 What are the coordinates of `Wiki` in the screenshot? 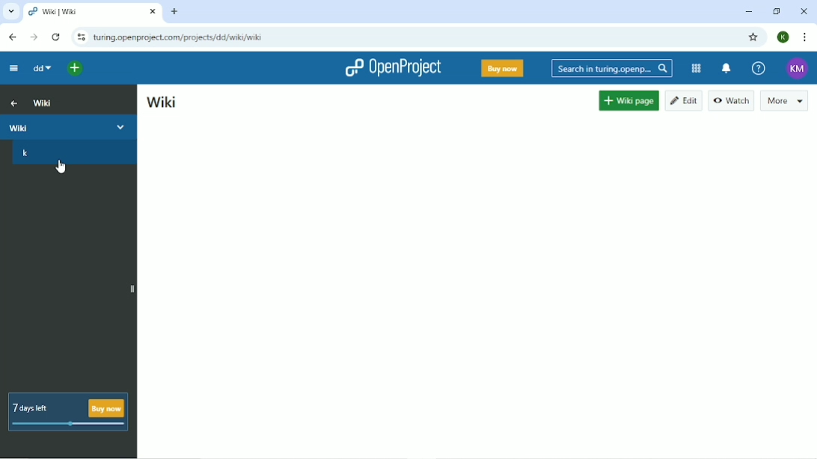 It's located at (43, 102).